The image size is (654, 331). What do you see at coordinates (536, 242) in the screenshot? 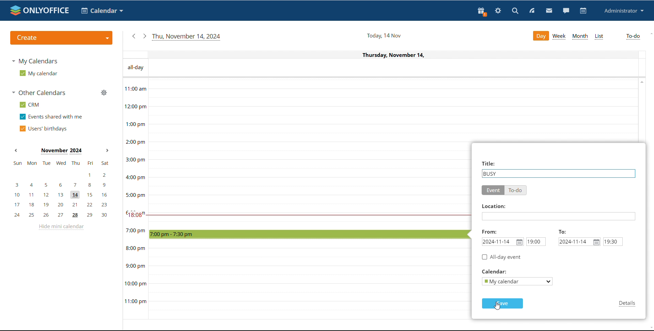
I see `start time` at bounding box center [536, 242].